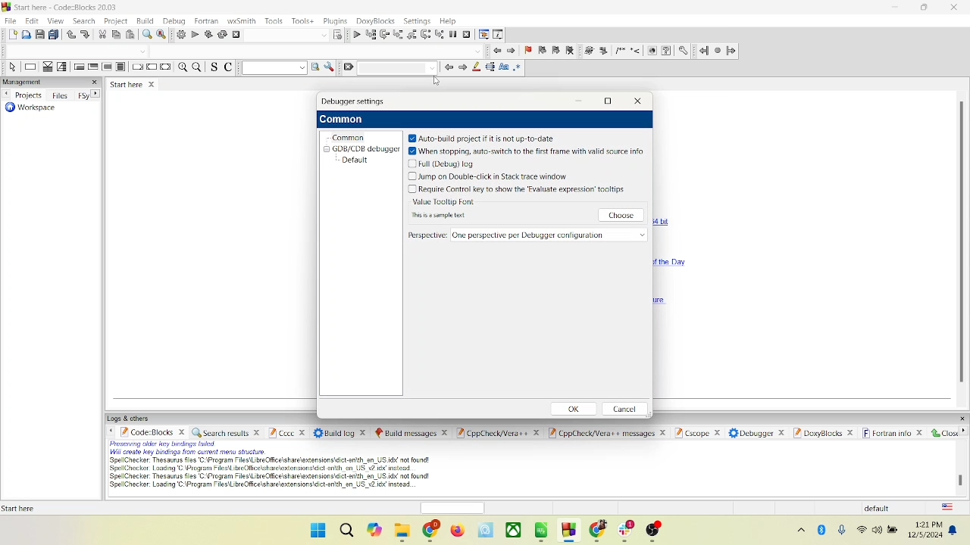  What do you see at coordinates (606, 101) in the screenshot?
I see `maximize` at bounding box center [606, 101].